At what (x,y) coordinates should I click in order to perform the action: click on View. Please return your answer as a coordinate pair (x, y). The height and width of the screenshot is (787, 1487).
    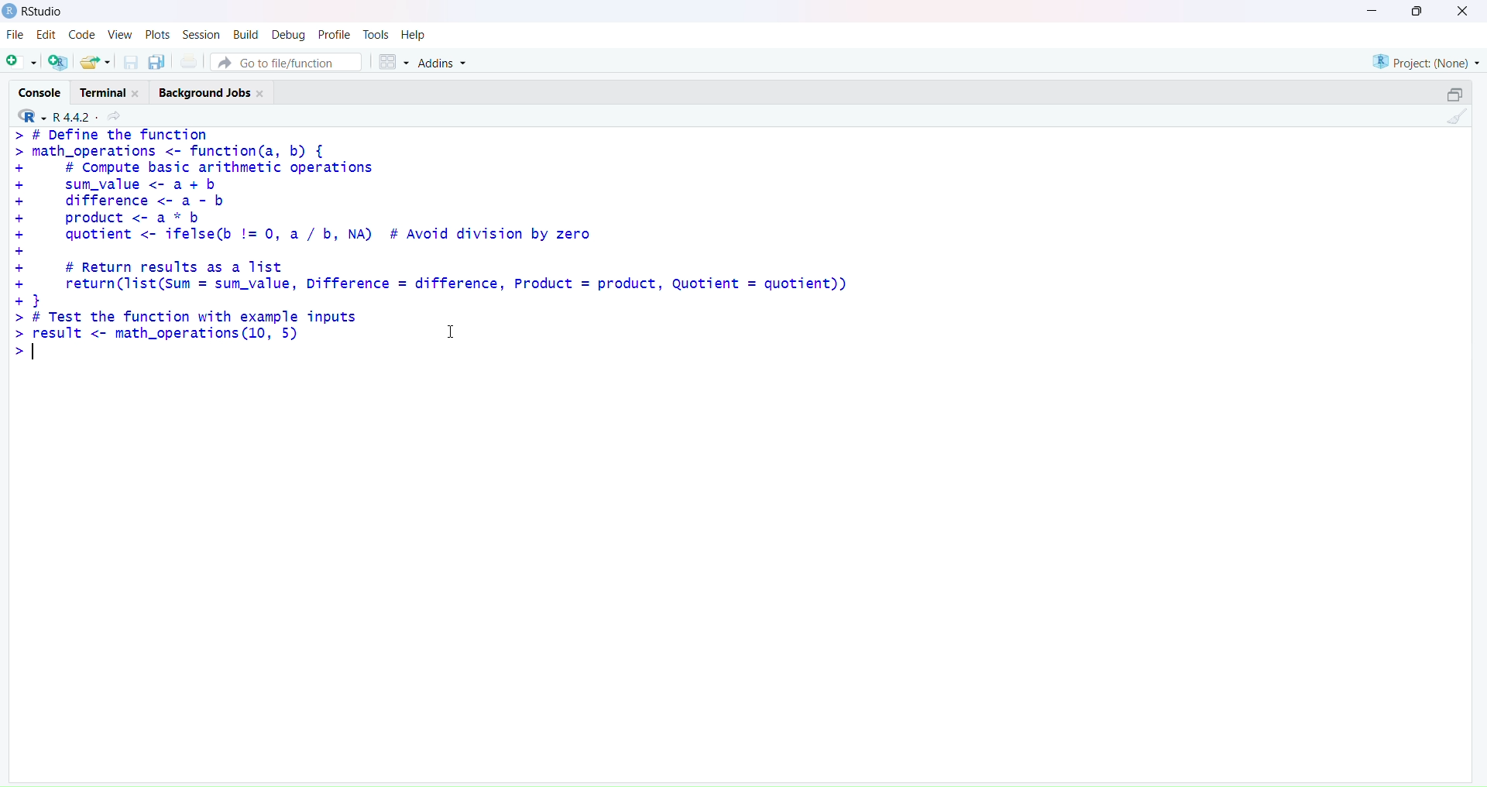
    Looking at the image, I should click on (120, 35).